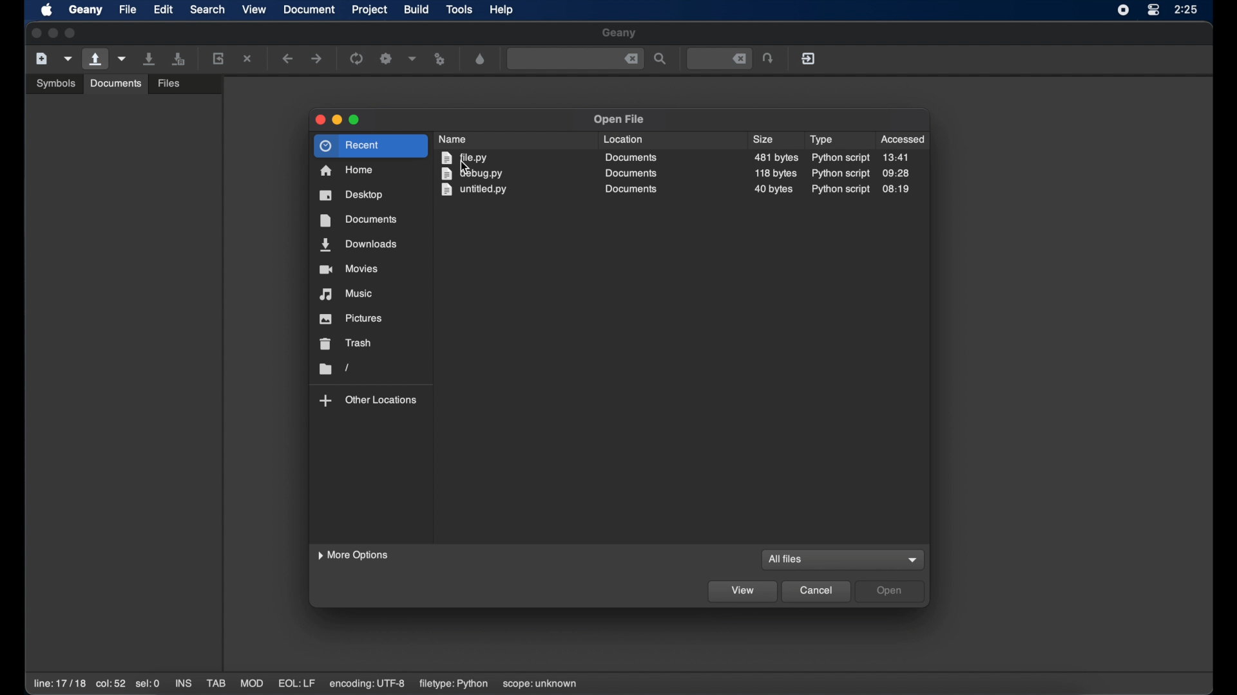 The image size is (1237, 695). Describe the element at coordinates (896, 189) in the screenshot. I see `08:19` at that location.